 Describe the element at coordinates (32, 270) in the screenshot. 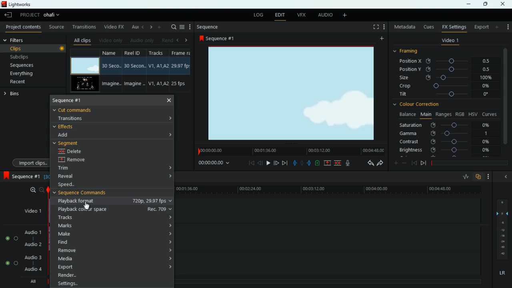

I see `audio 4` at that location.